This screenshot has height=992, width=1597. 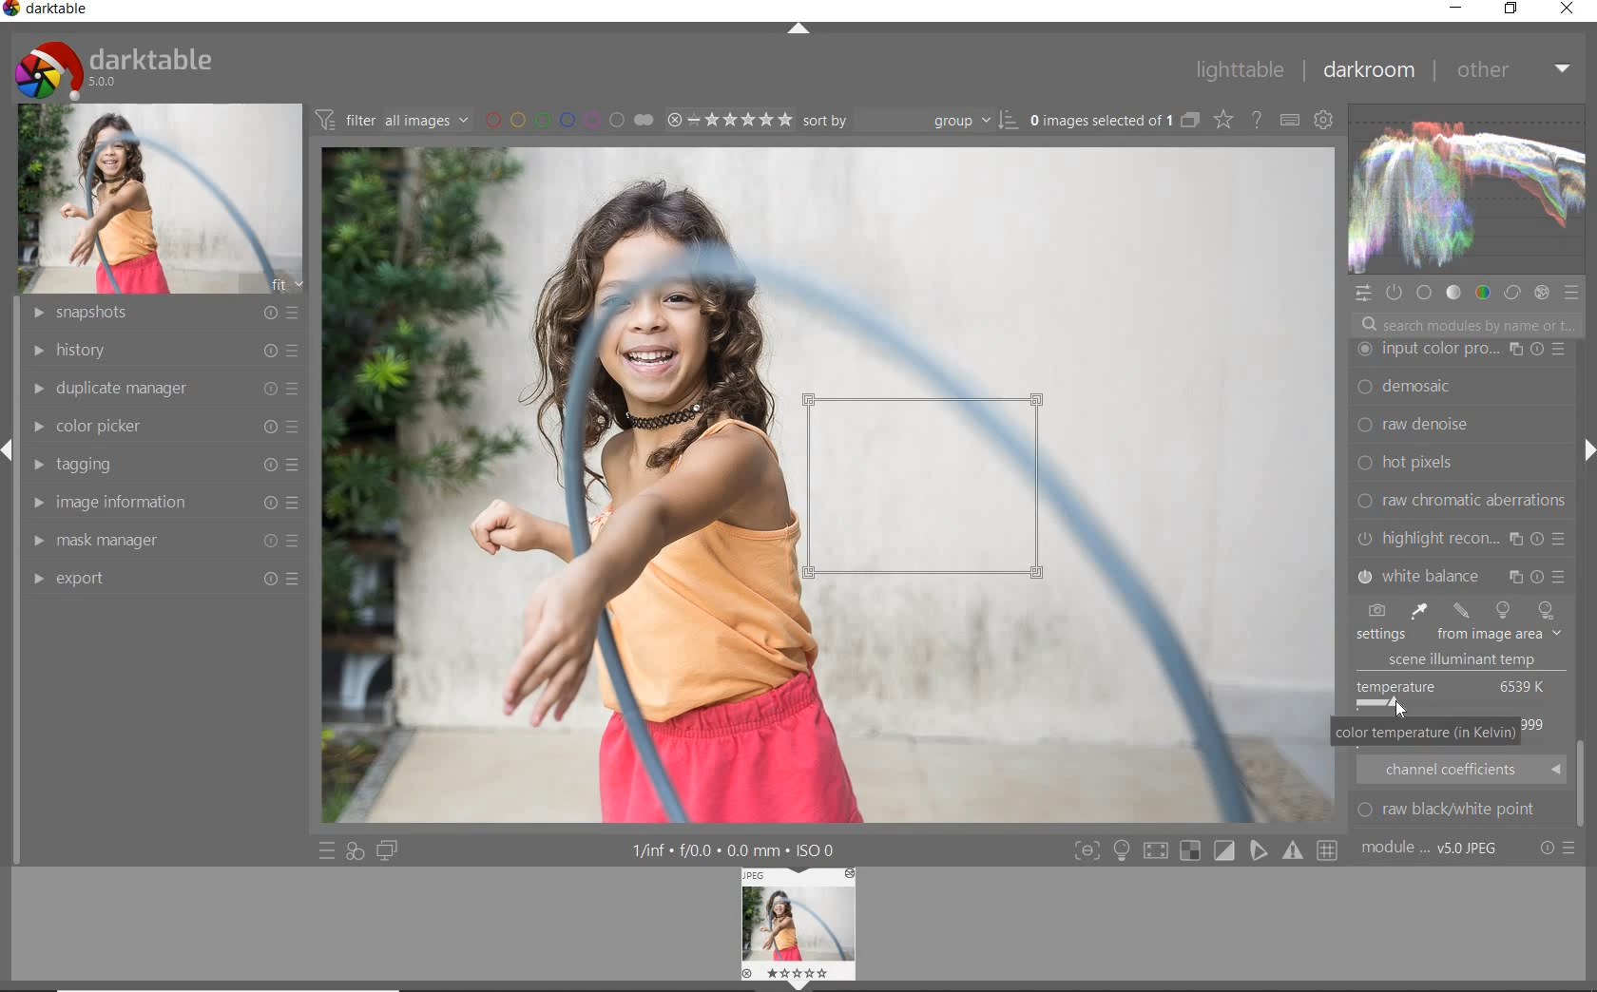 I want to click on quick access to preset, so click(x=327, y=849).